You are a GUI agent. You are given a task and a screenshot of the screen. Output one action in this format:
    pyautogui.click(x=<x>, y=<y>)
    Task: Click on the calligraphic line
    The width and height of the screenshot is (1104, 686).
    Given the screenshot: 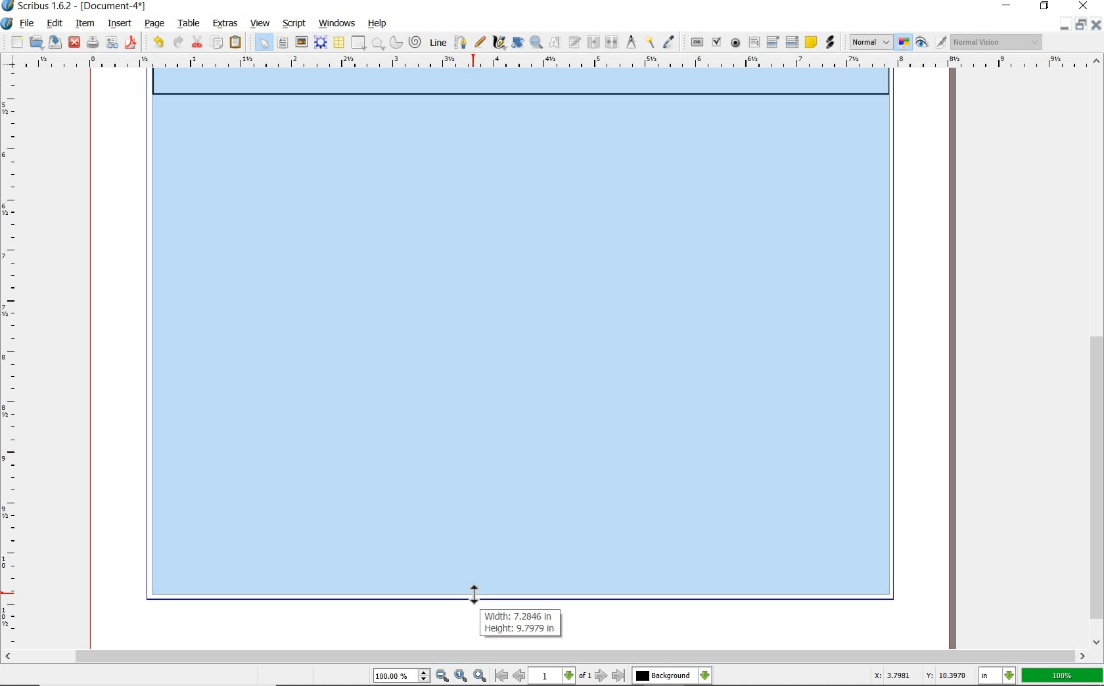 What is the action you would take?
    pyautogui.click(x=499, y=42)
    